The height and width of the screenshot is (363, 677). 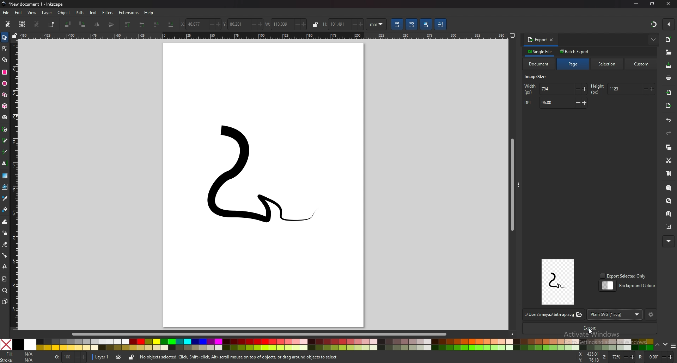 What do you see at coordinates (665, 344) in the screenshot?
I see `down` at bounding box center [665, 344].